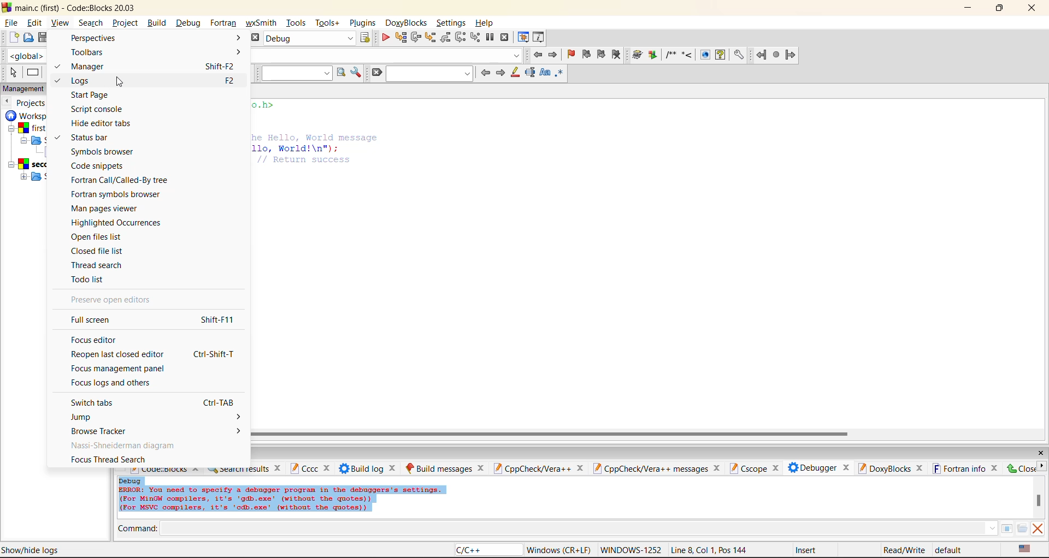 The height and width of the screenshot is (558, 1049). Describe the element at coordinates (13, 73) in the screenshot. I see `select` at that location.